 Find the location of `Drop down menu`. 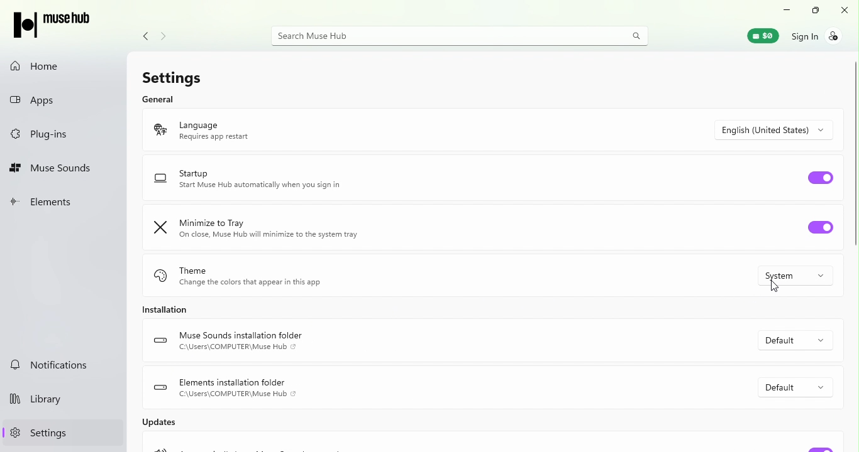

Drop down menu is located at coordinates (799, 275).